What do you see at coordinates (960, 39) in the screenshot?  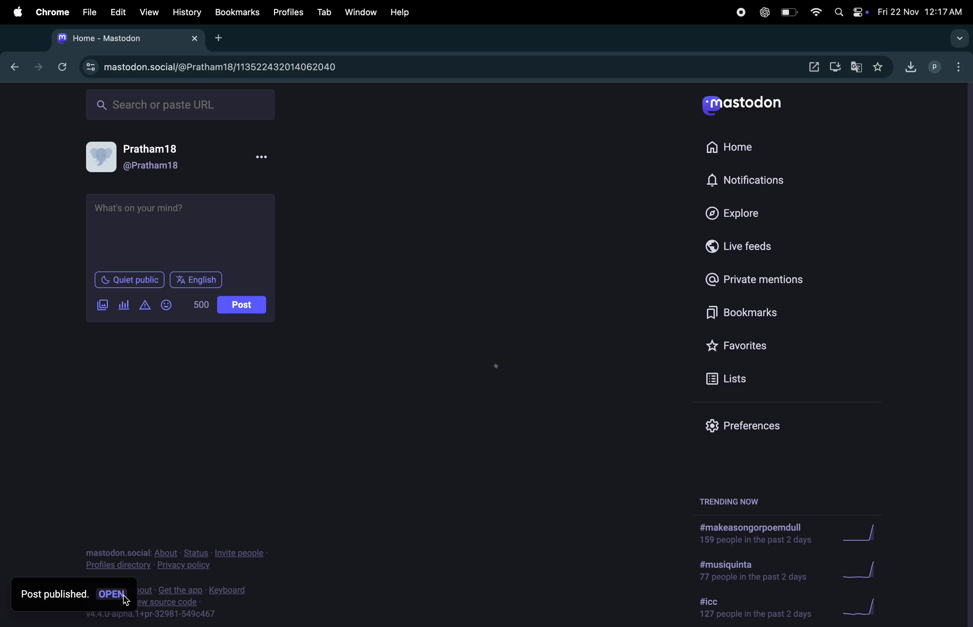 I see `search tabs` at bounding box center [960, 39].